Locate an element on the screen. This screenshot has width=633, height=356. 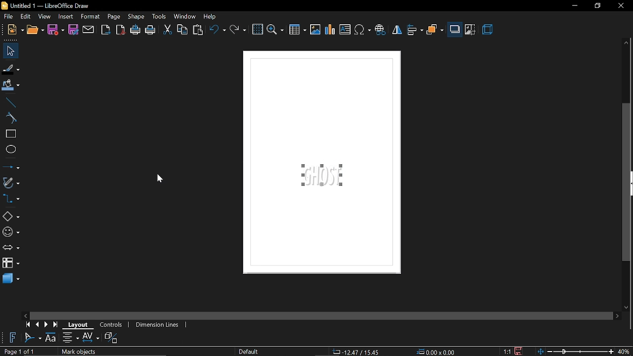
paste is located at coordinates (199, 30).